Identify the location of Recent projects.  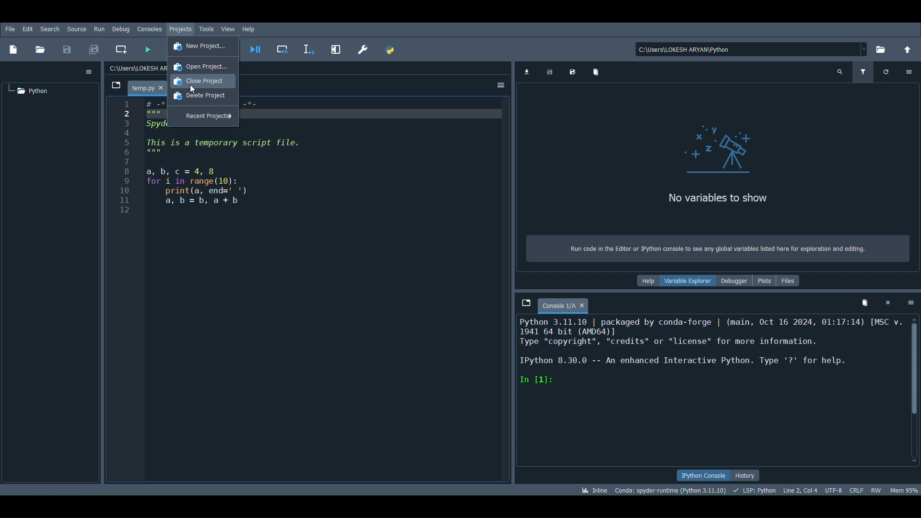
(202, 117).